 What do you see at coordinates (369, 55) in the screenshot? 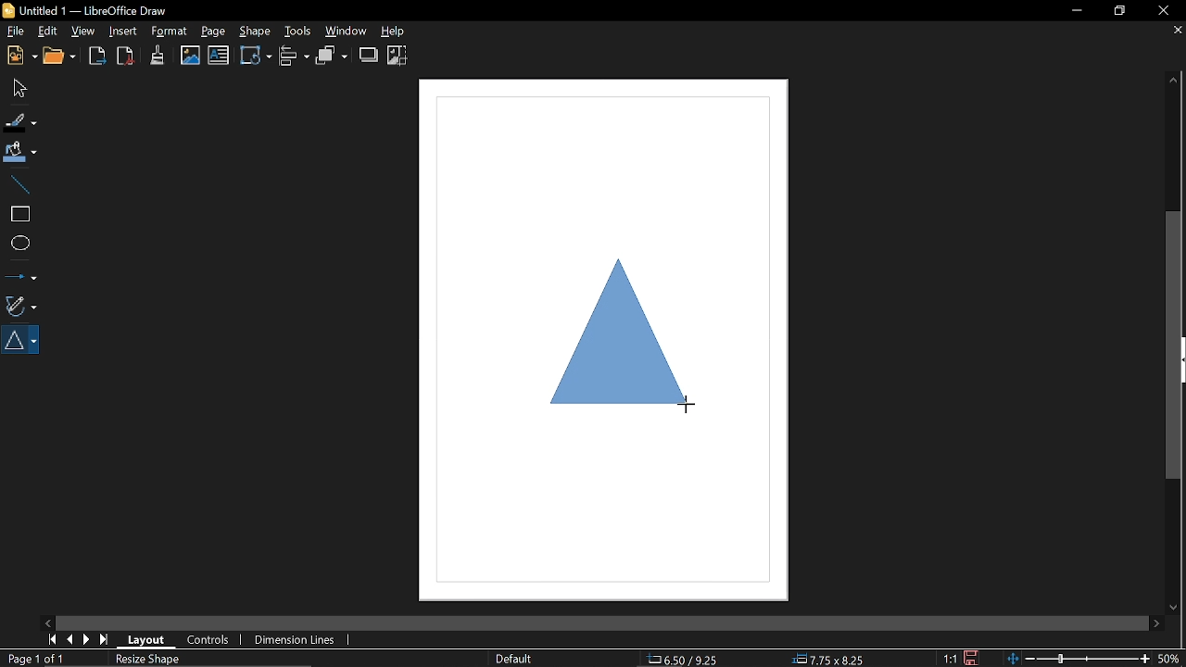
I see `Shadow` at bounding box center [369, 55].